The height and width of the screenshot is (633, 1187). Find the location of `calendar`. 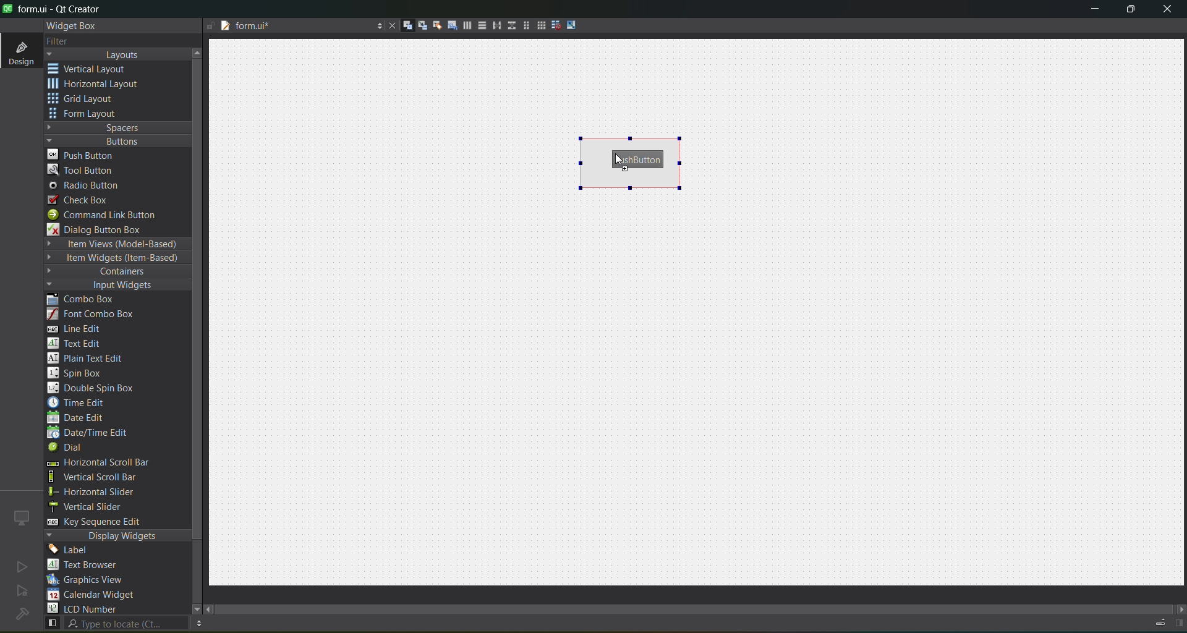

calendar is located at coordinates (93, 596).